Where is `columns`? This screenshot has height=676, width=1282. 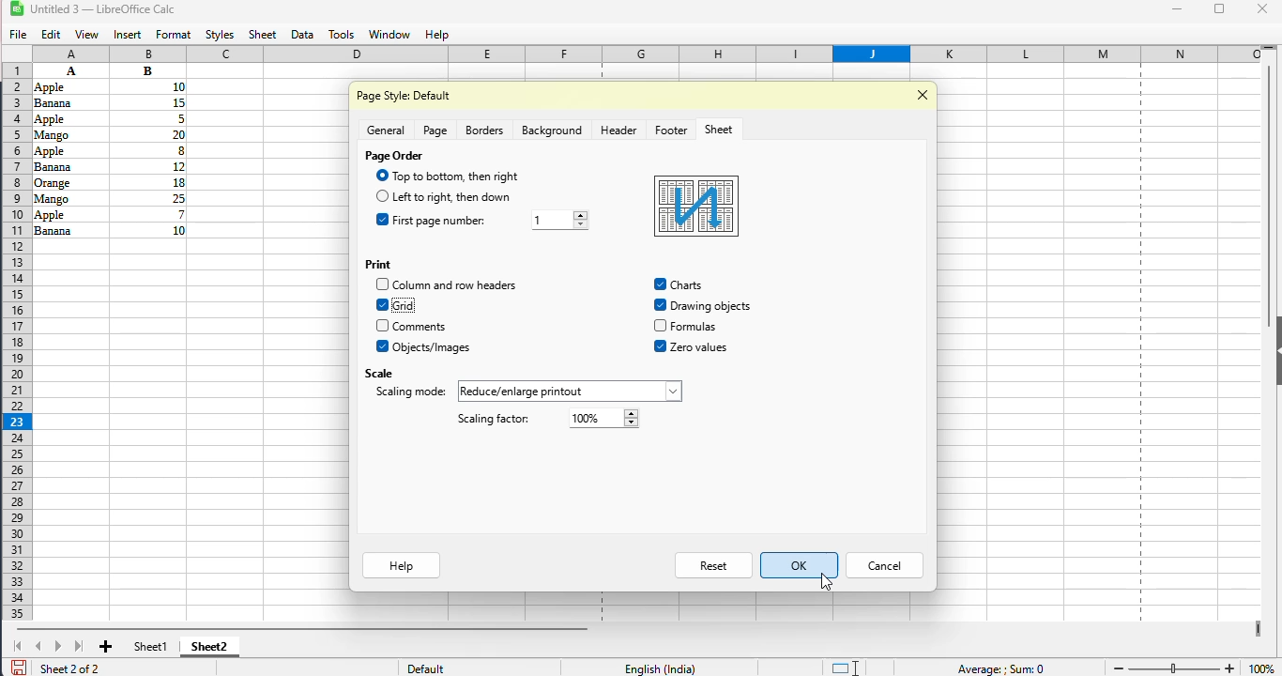
columns is located at coordinates (649, 54).